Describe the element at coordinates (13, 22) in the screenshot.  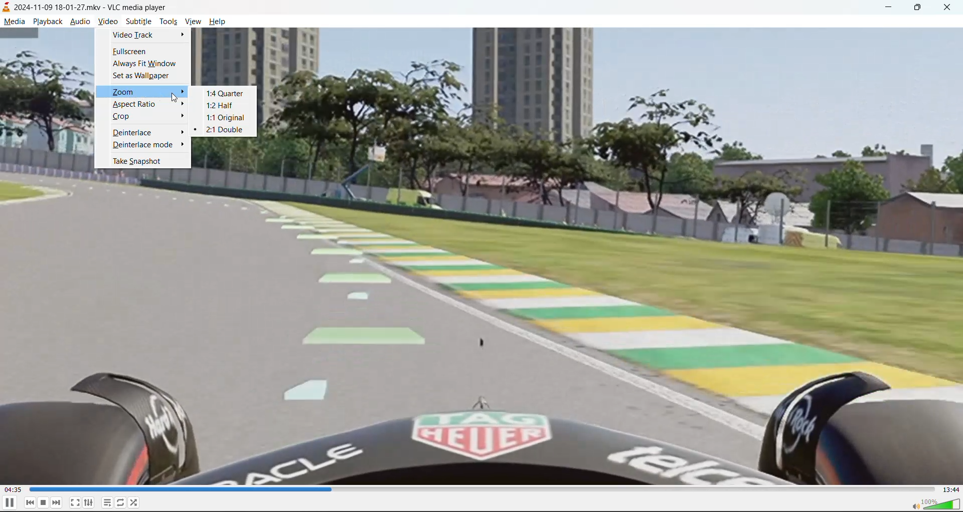
I see `media` at that location.